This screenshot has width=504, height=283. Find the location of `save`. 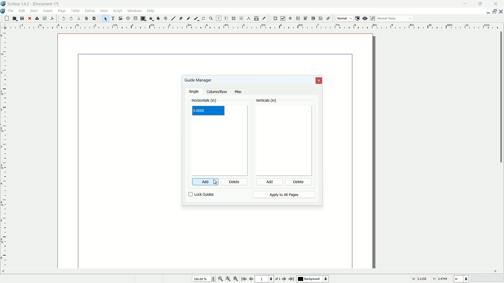

save is located at coordinates (22, 19).